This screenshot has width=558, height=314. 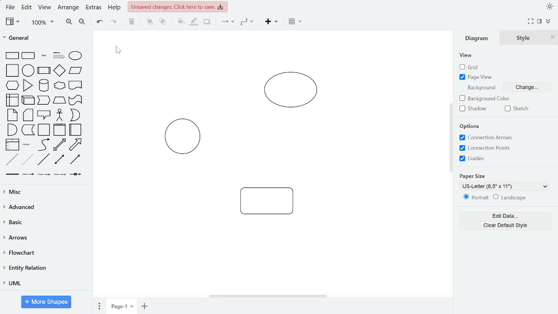 What do you see at coordinates (43, 145) in the screenshot?
I see `curve` at bounding box center [43, 145].